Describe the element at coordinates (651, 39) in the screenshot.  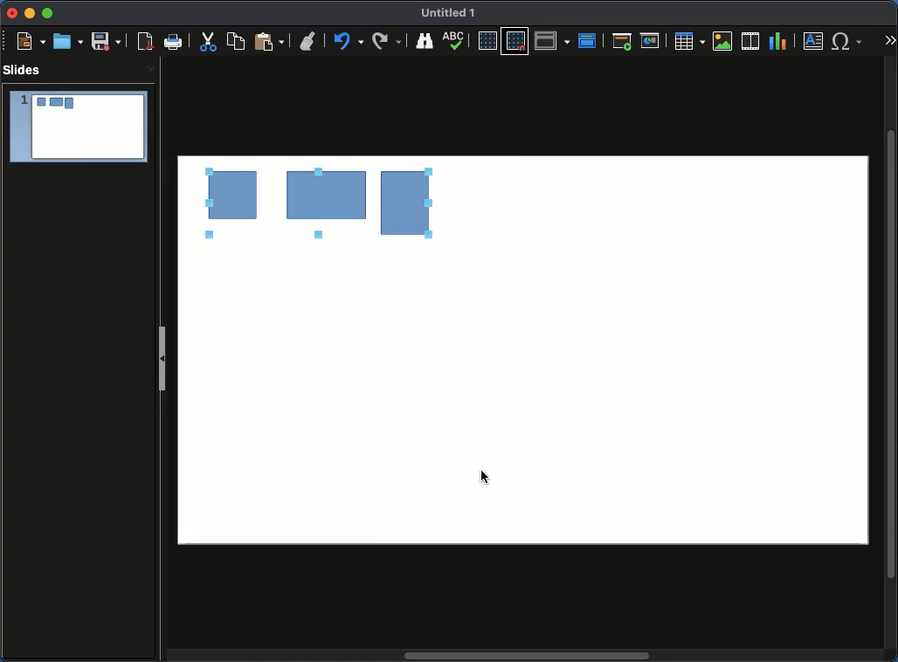
I see `Start from current slide` at that location.